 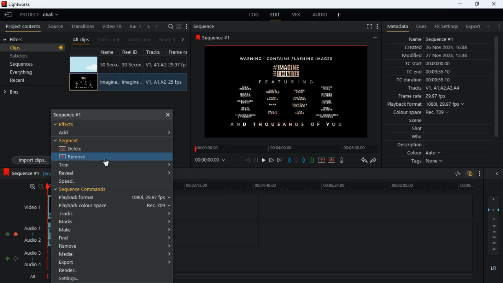 I want to click on mic, so click(x=343, y=161).